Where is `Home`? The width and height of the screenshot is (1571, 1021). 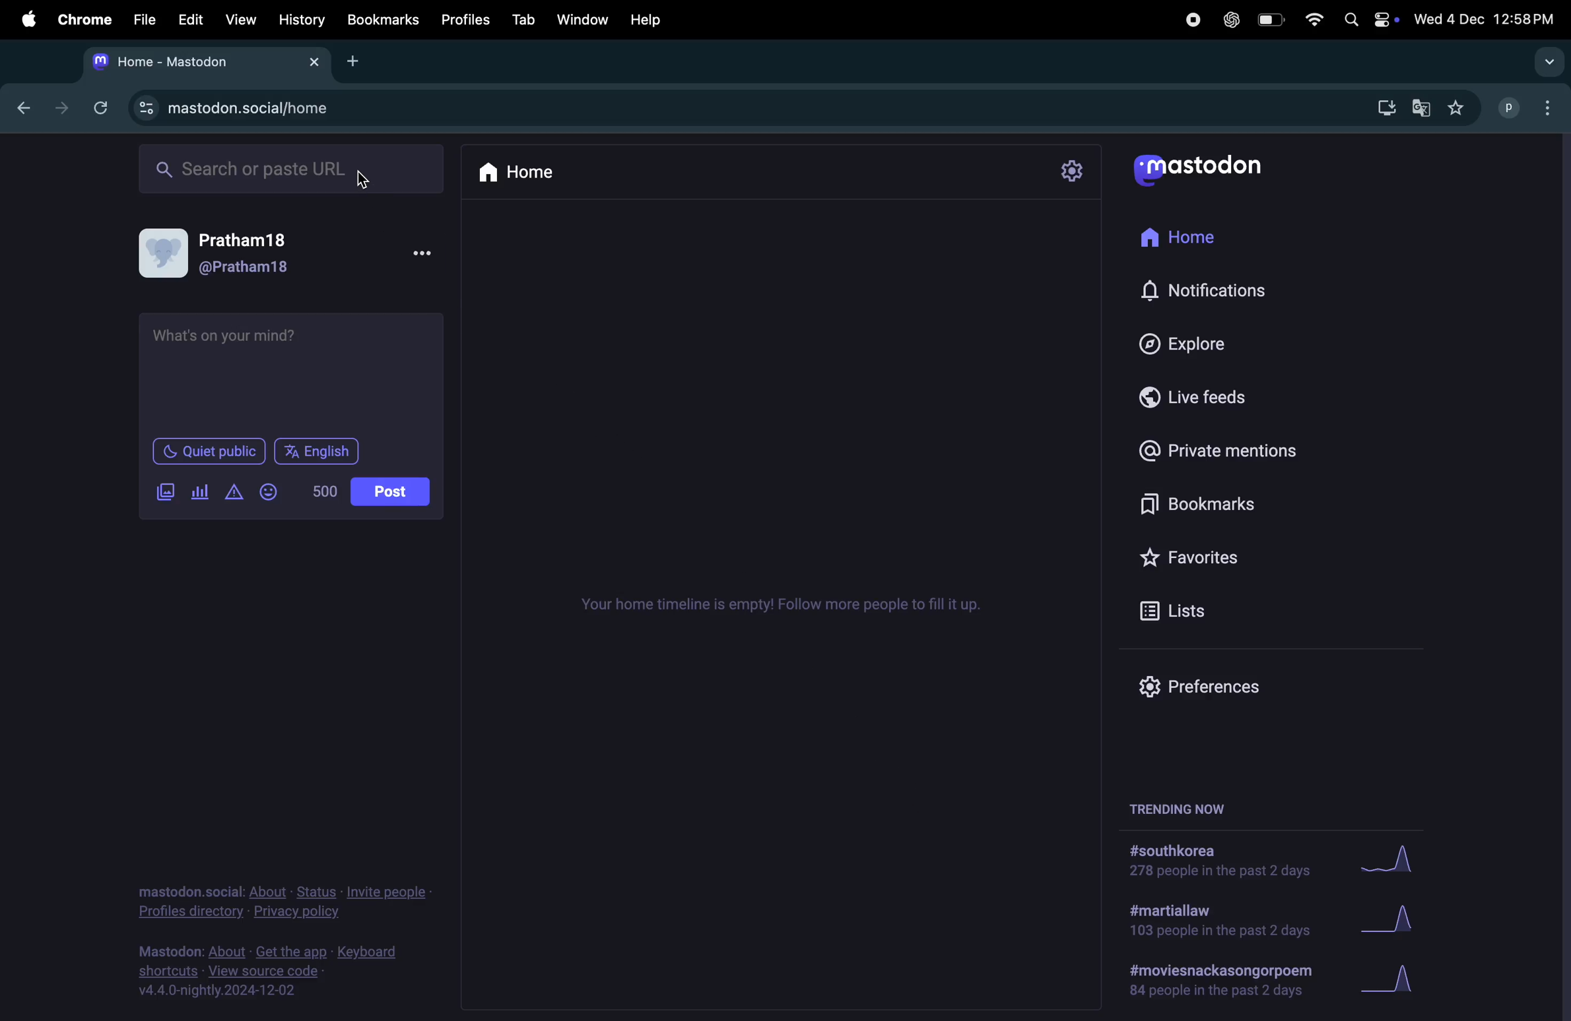
Home is located at coordinates (543, 171).